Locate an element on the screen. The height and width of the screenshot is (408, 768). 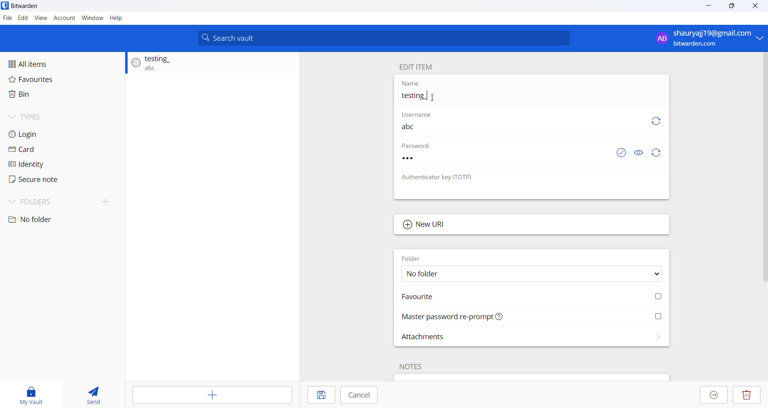
Login account email is located at coordinates (707, 38).